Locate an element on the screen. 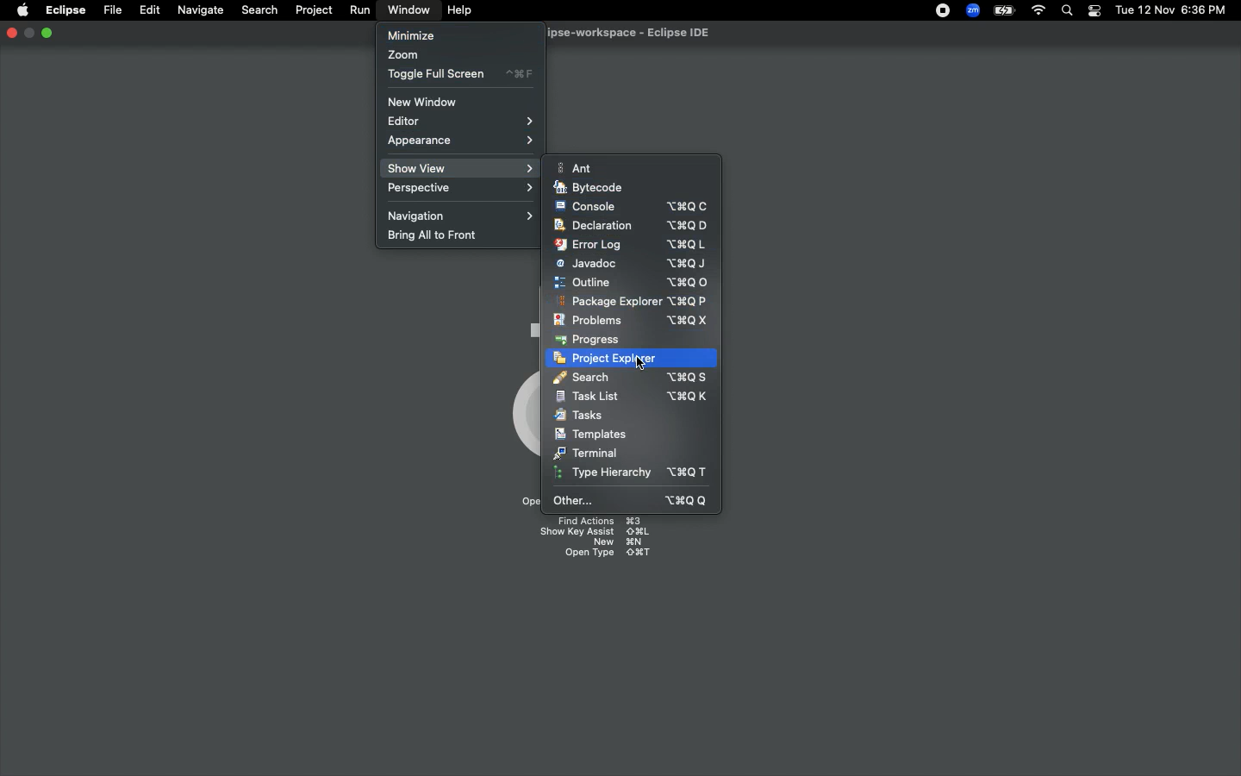 Image resolution: width=1241 pixels, height=776 pixels. Internet is located at coordinates (1038, 11).